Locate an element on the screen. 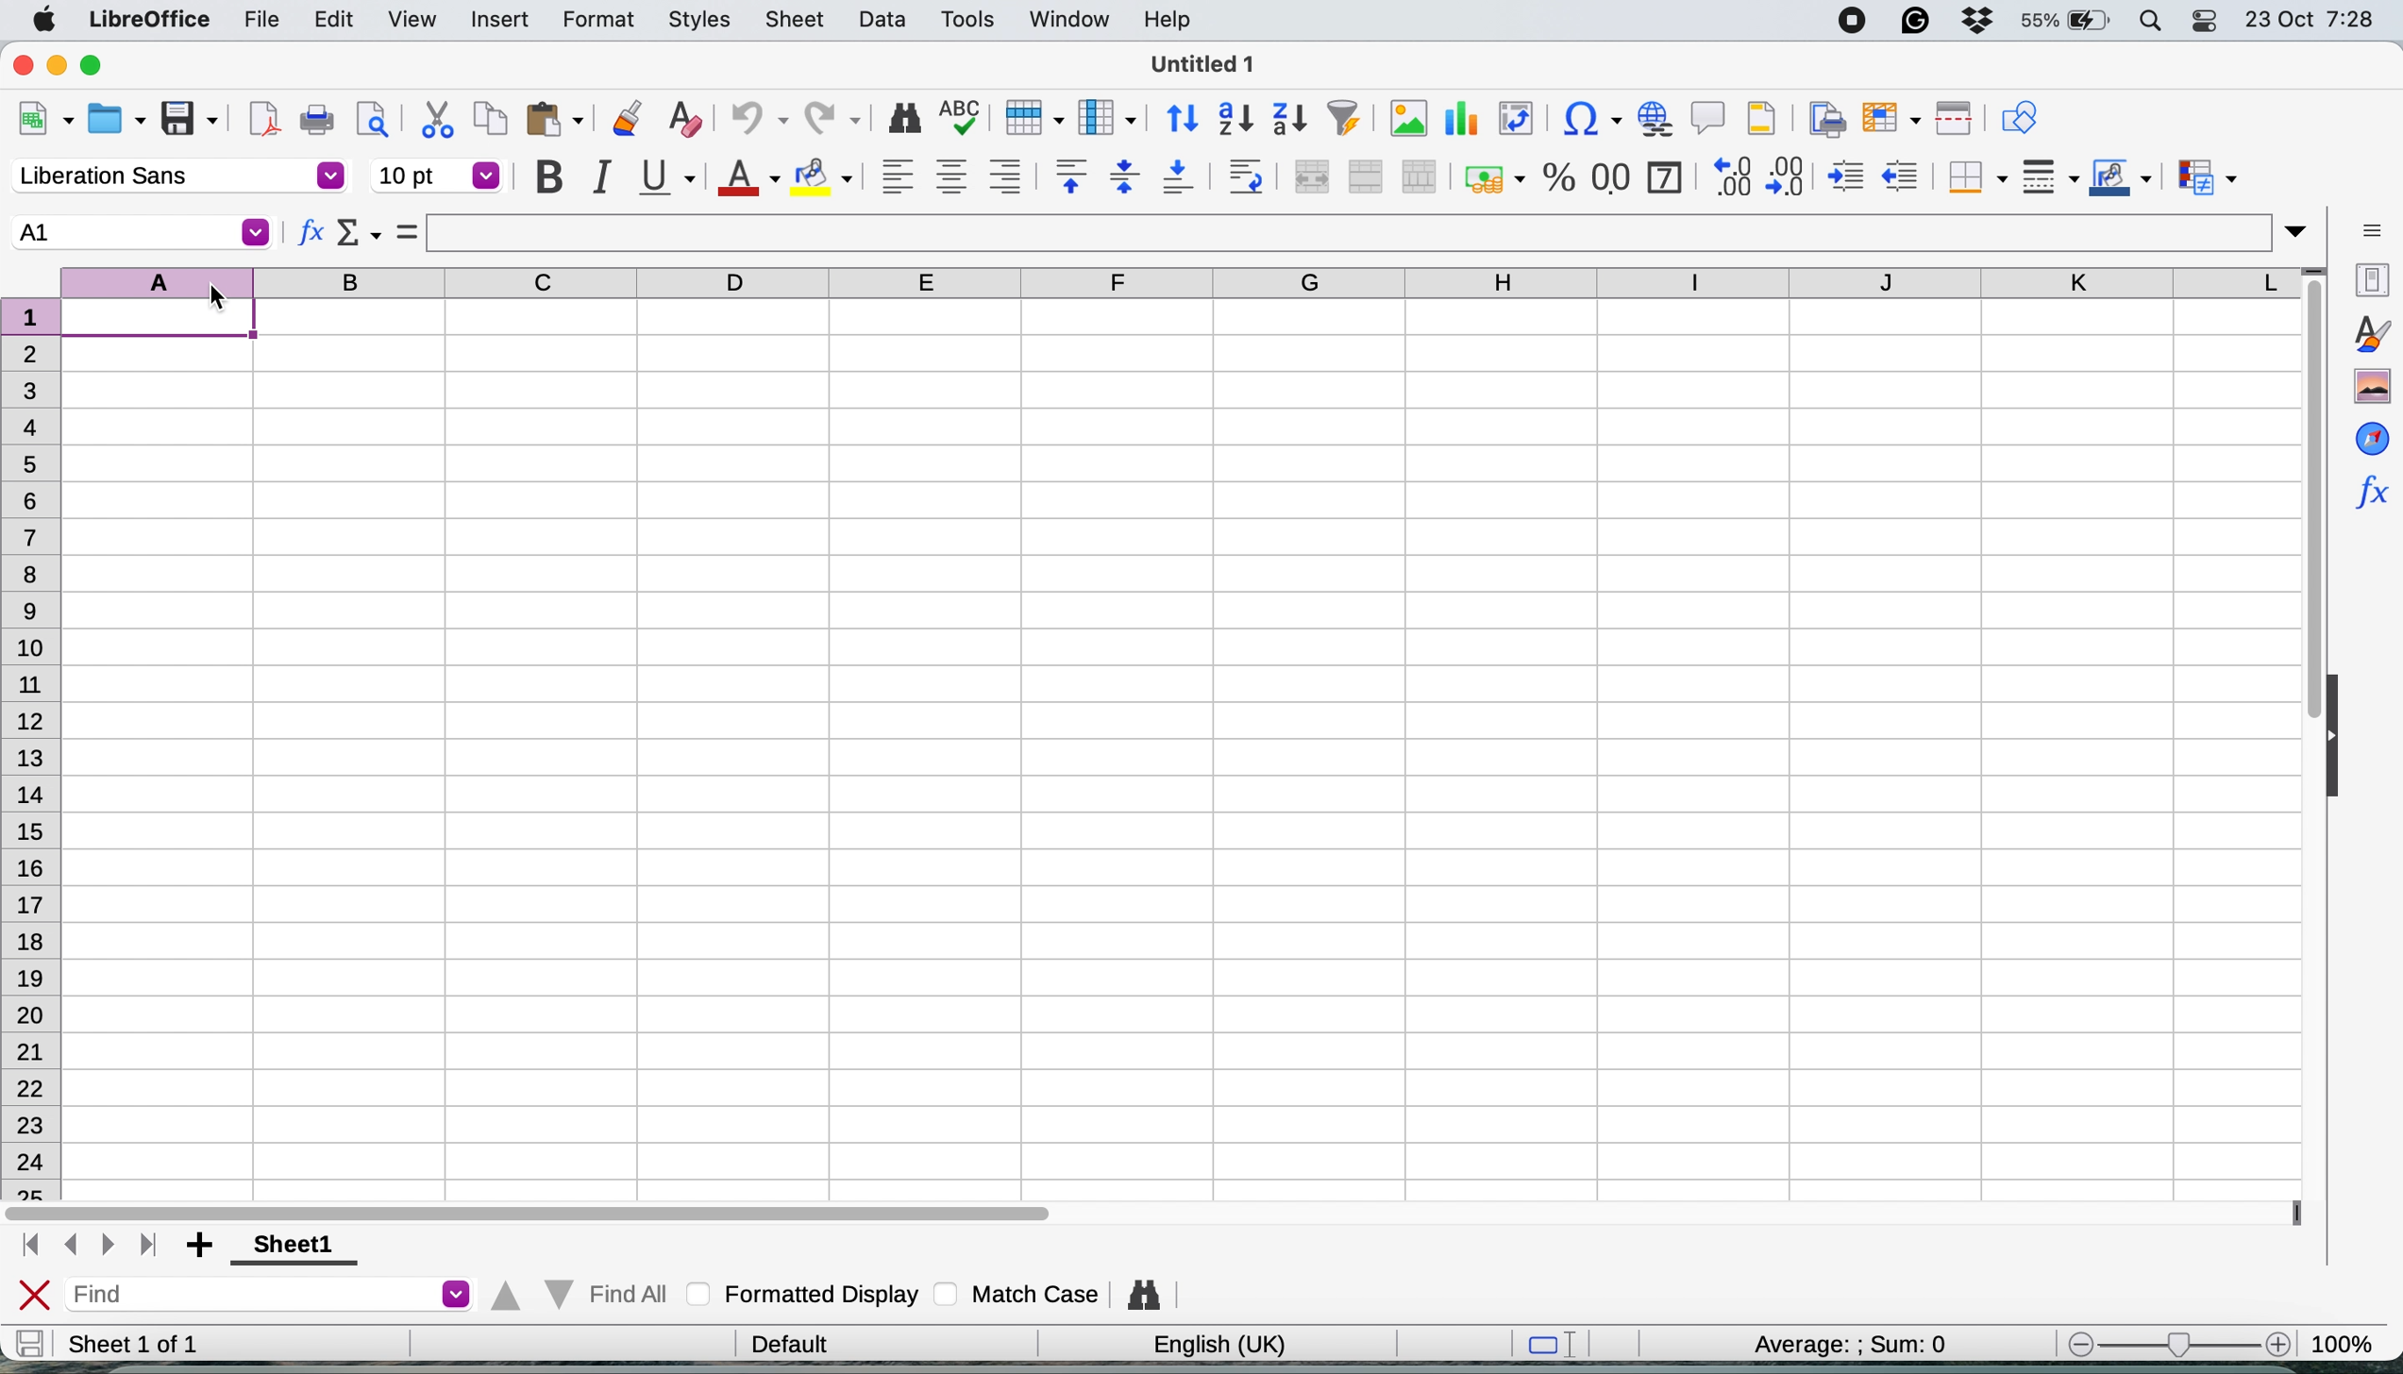 This screenshot has height=1374, width=2403. libreoffice is located at coordinates (151, 20).